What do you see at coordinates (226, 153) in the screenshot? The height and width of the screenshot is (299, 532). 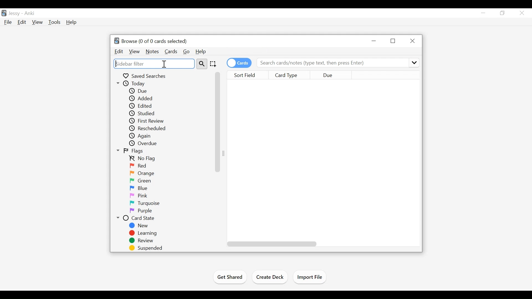 I see `Resize` at bounding box center [226, 153].